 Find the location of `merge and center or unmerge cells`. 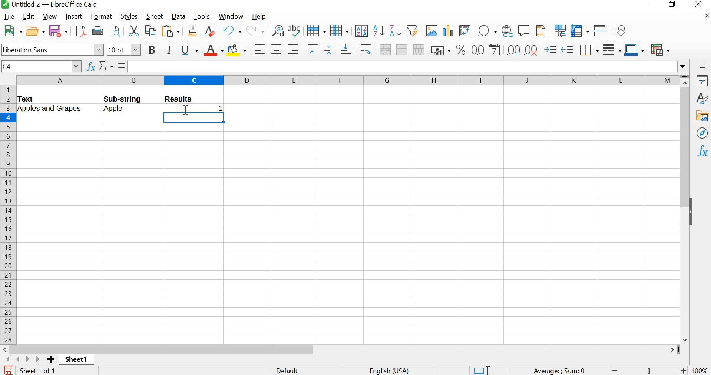

merge and center or unmerge cells is located at coordinates (385, 49).